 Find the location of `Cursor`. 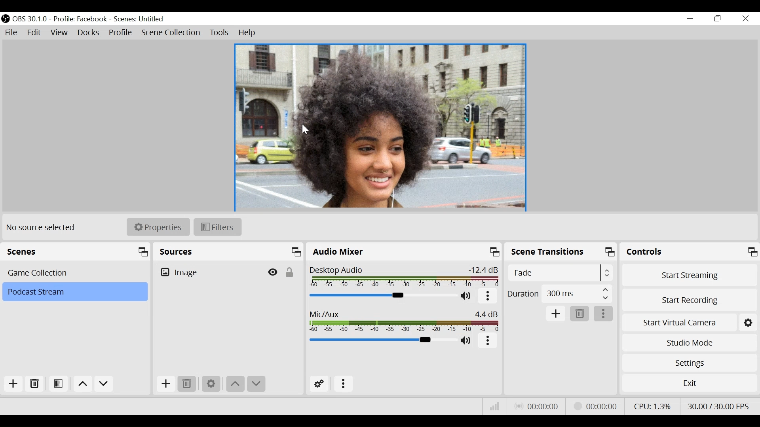

Cursor is located at coordinates (306, 129).